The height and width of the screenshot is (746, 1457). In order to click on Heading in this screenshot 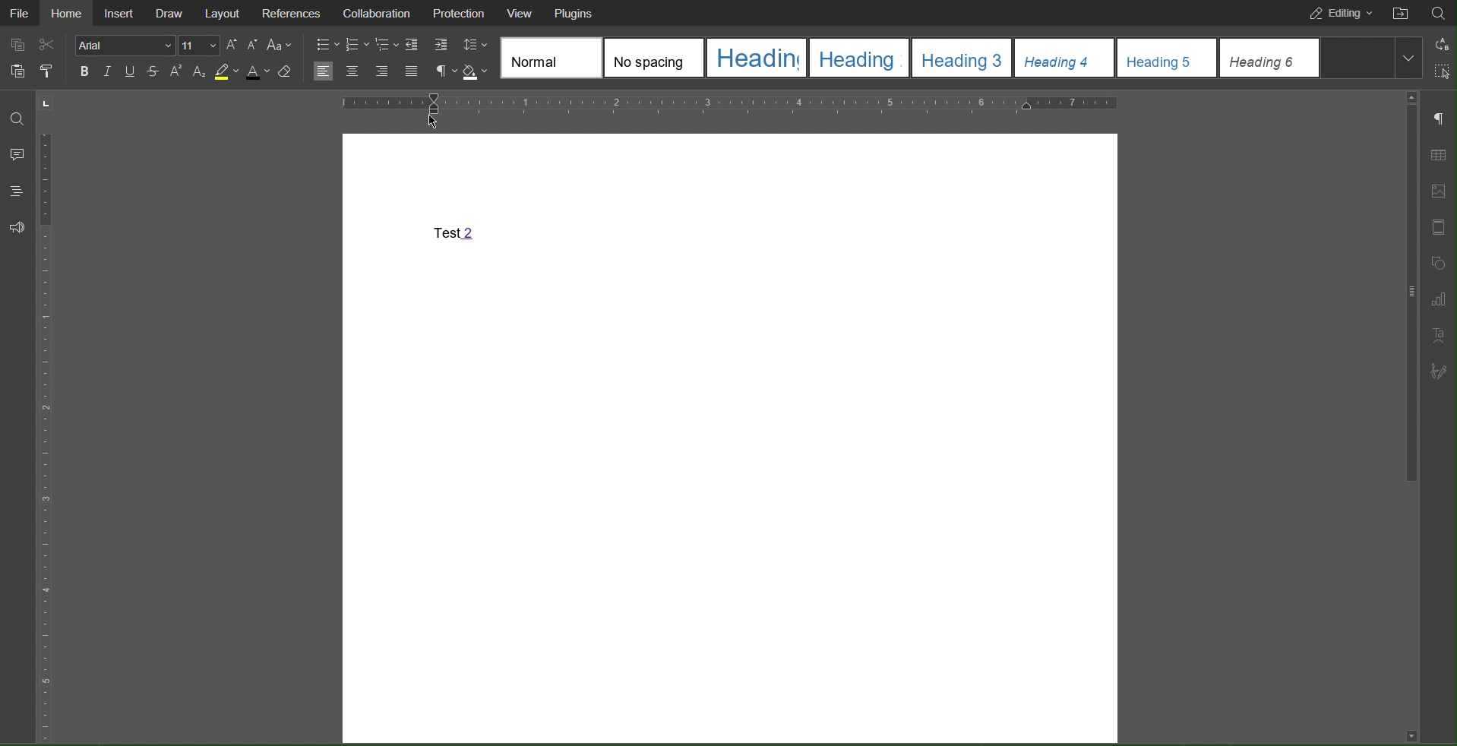, I will do `click(755, 58)`.